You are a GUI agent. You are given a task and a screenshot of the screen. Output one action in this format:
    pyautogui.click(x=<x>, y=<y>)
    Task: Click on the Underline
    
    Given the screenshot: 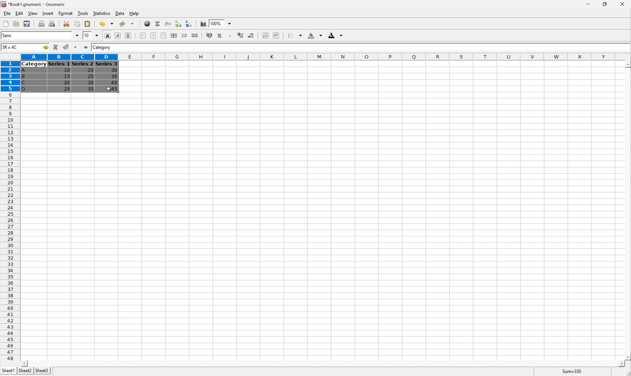 What is the action you would take?
    pyautogui.click(x=128, y=35)
    